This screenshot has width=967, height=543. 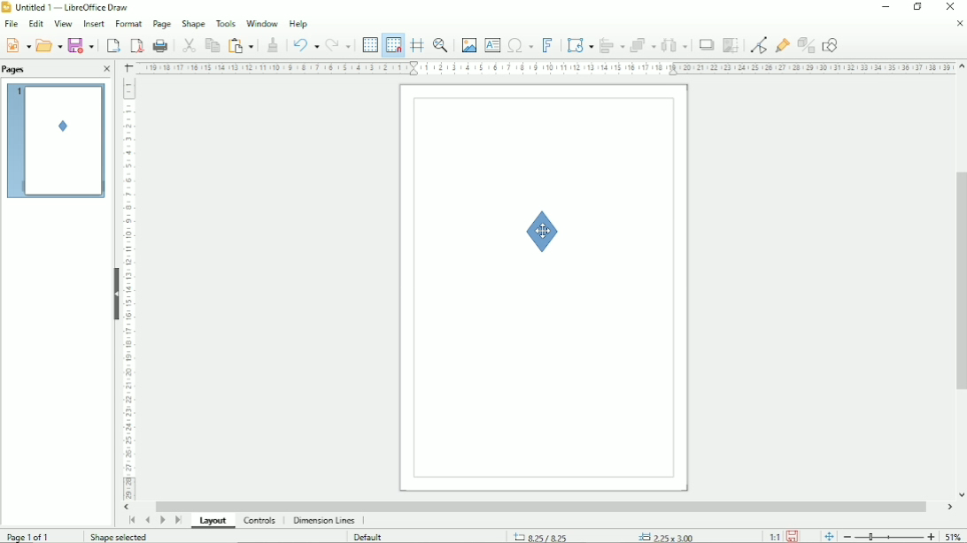 I want to click on Close, so click(x=952, y=7).